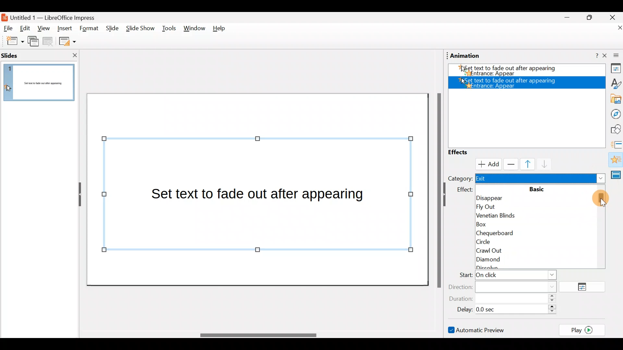 The width and height of the screenshot is (623, 350). Describe the element at coordinates (613, 56) in the screenshot. I see `Close sidebar deck` at that location.